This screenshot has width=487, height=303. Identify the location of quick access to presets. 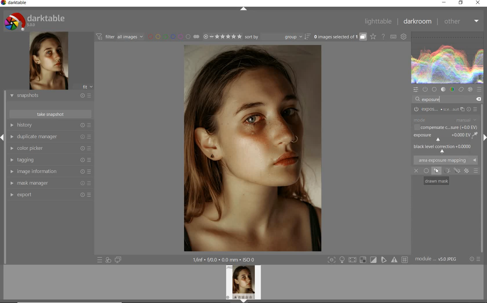
(100, 260).